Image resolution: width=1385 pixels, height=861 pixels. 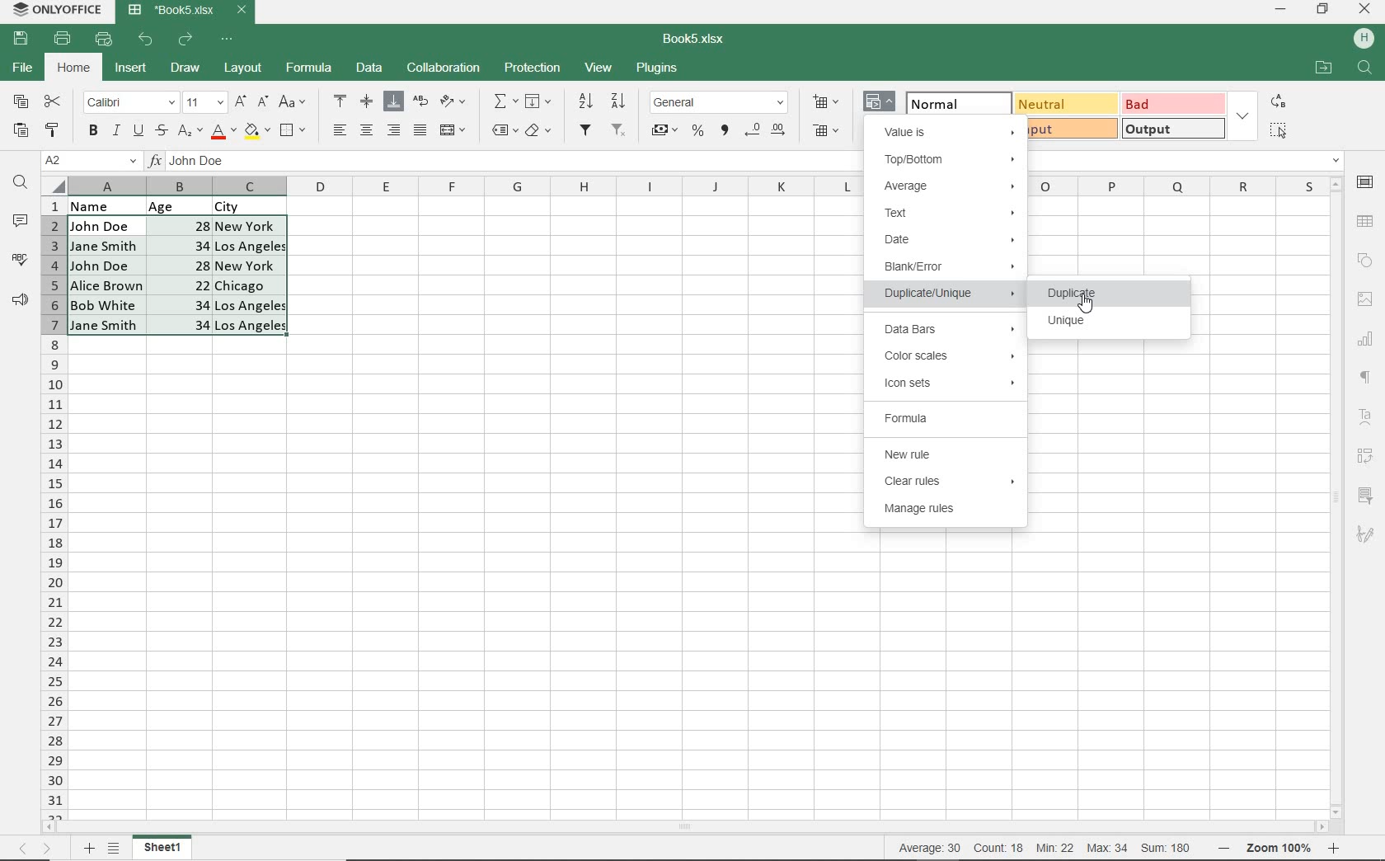 I want to click on UNIQUE, so click(x=1068, y=323).